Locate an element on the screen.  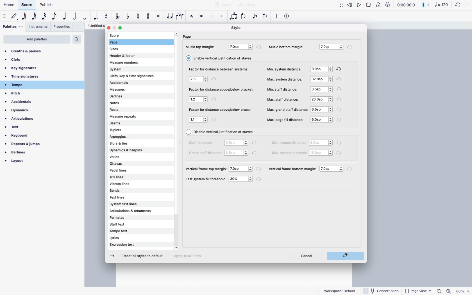
options is located at coordinates (322, 143).